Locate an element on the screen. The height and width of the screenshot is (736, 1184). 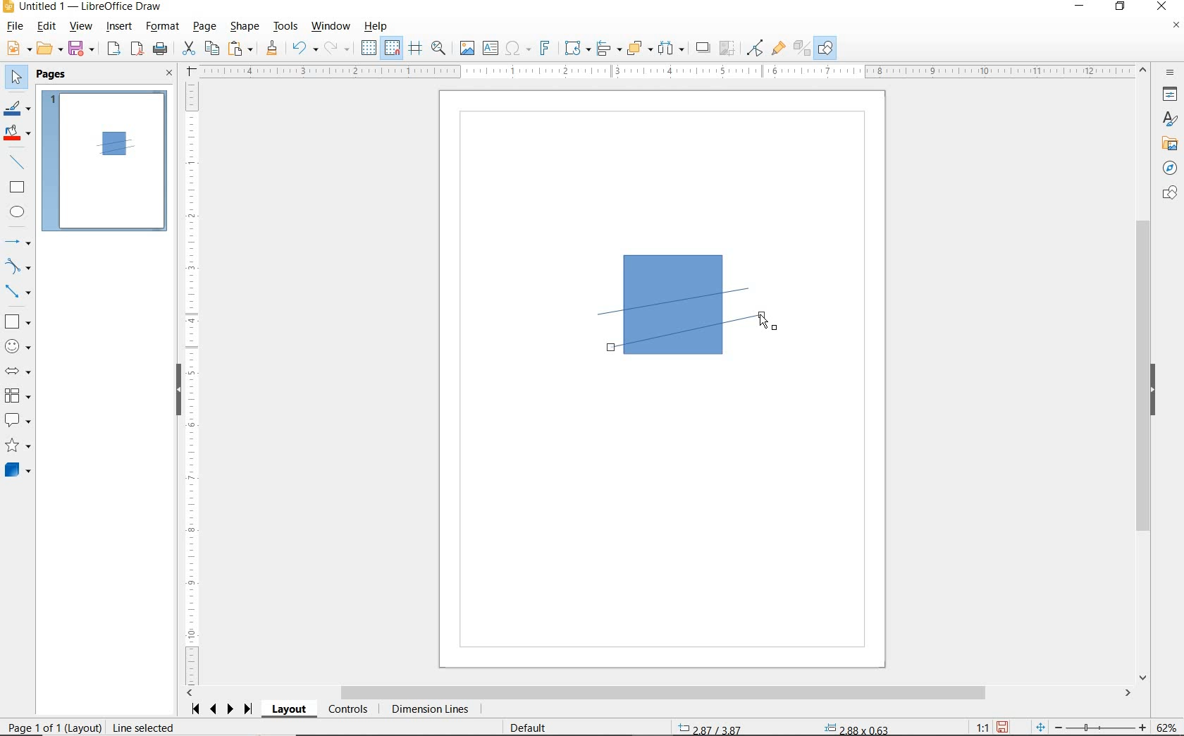
PAGE is located at coordinates (206, 27).